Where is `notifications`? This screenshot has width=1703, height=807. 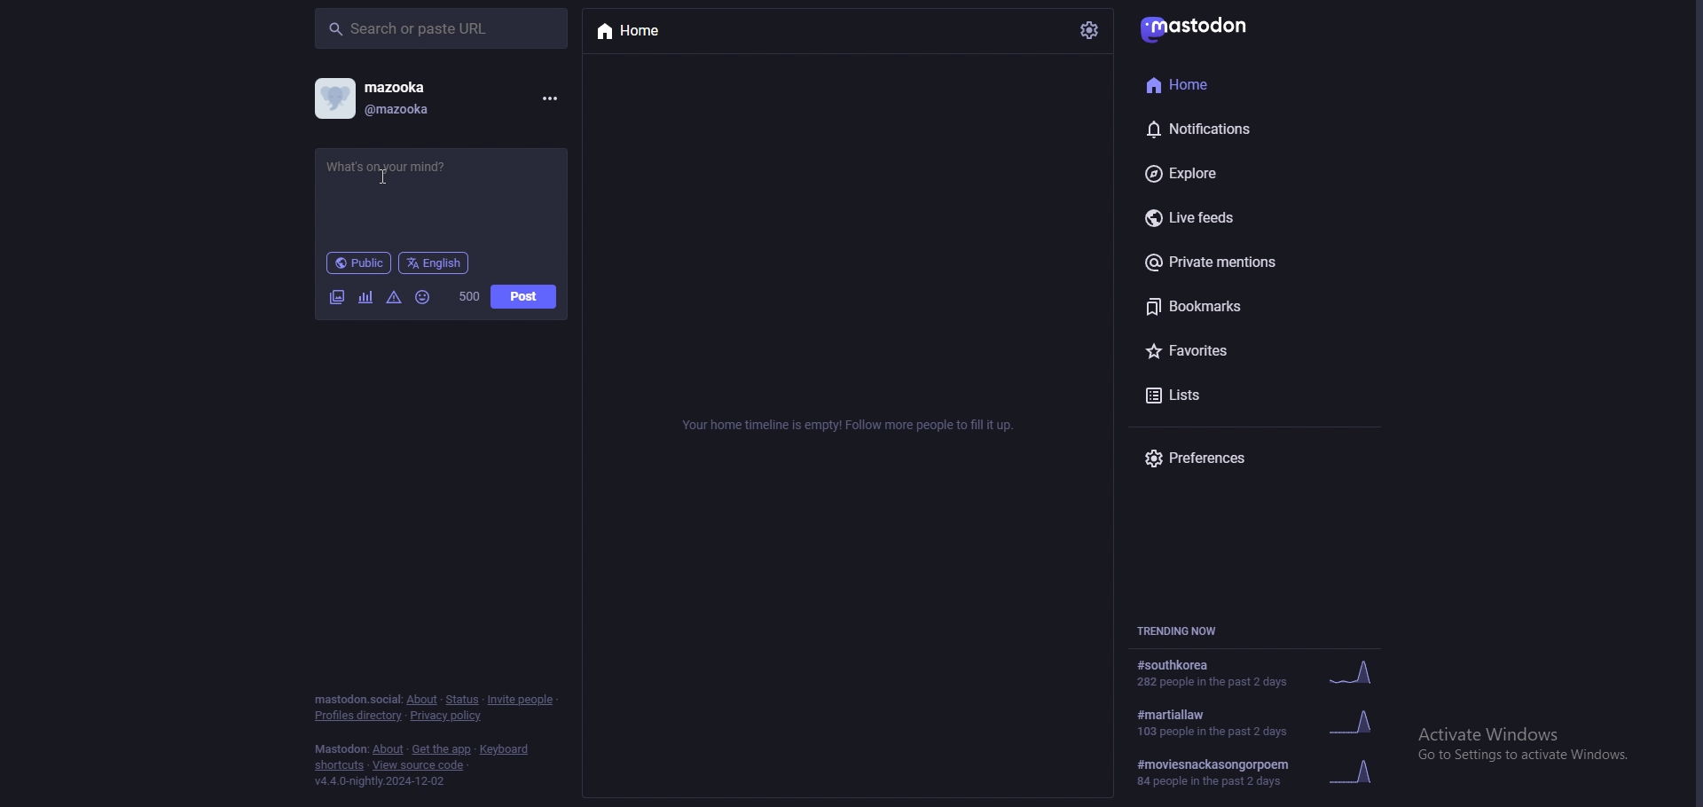 notifications is located at coordinates (1229, 127).